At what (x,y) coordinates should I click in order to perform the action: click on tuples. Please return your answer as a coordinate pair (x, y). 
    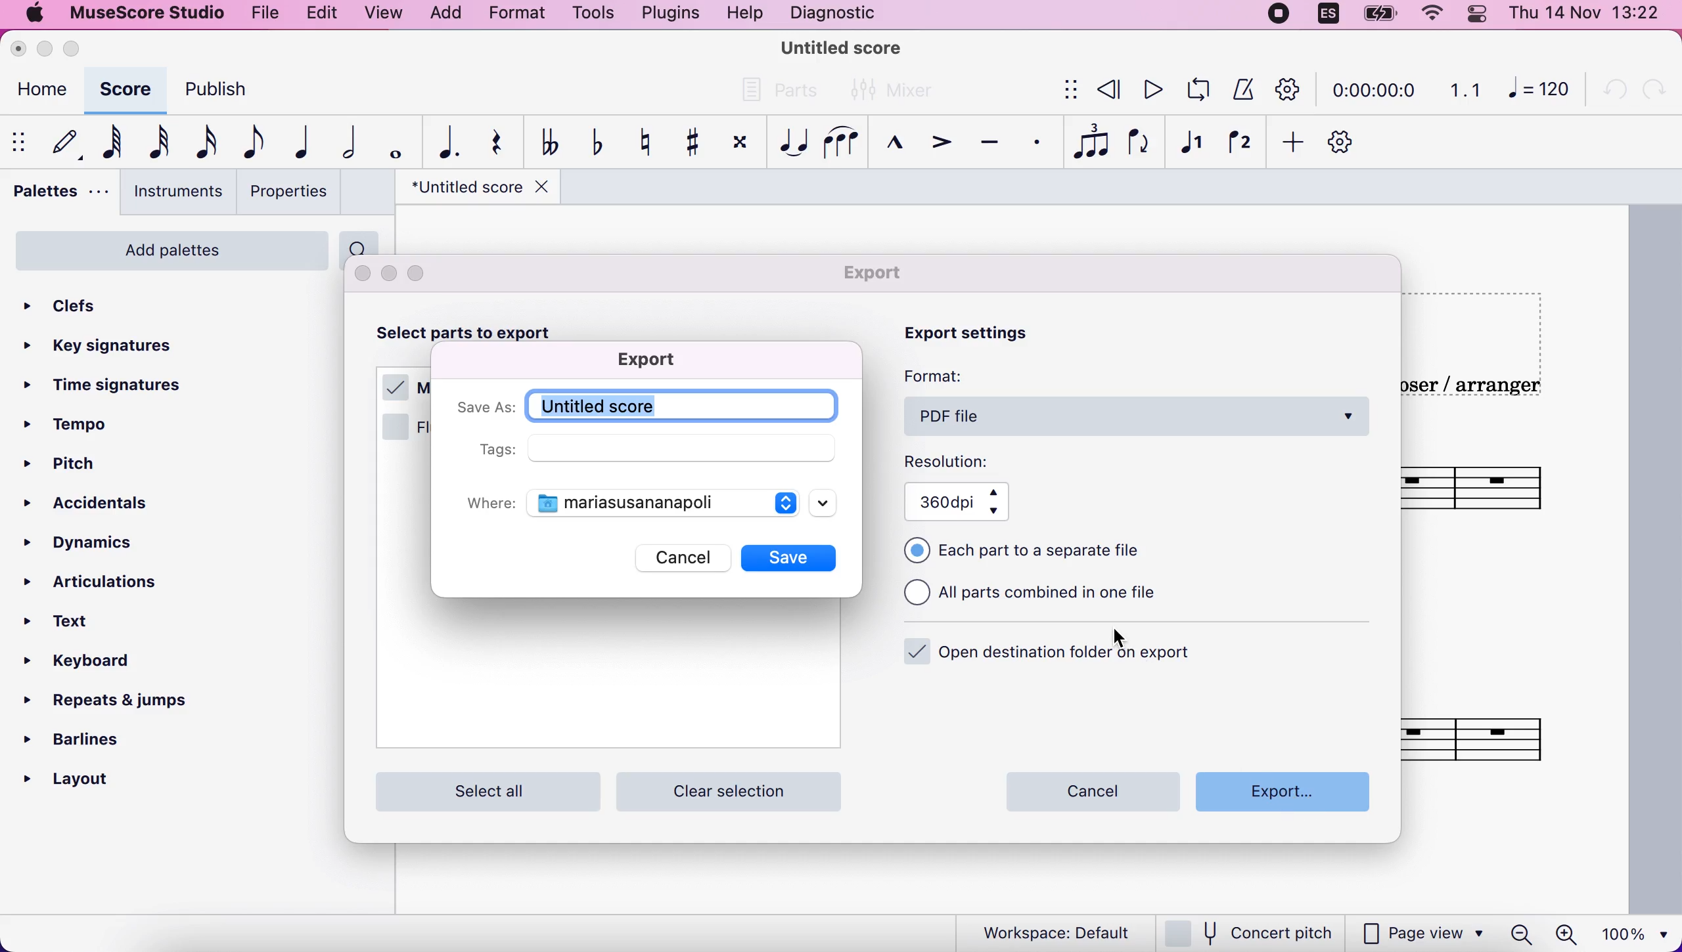
    Looking at the image, I should click on (1087, 143).